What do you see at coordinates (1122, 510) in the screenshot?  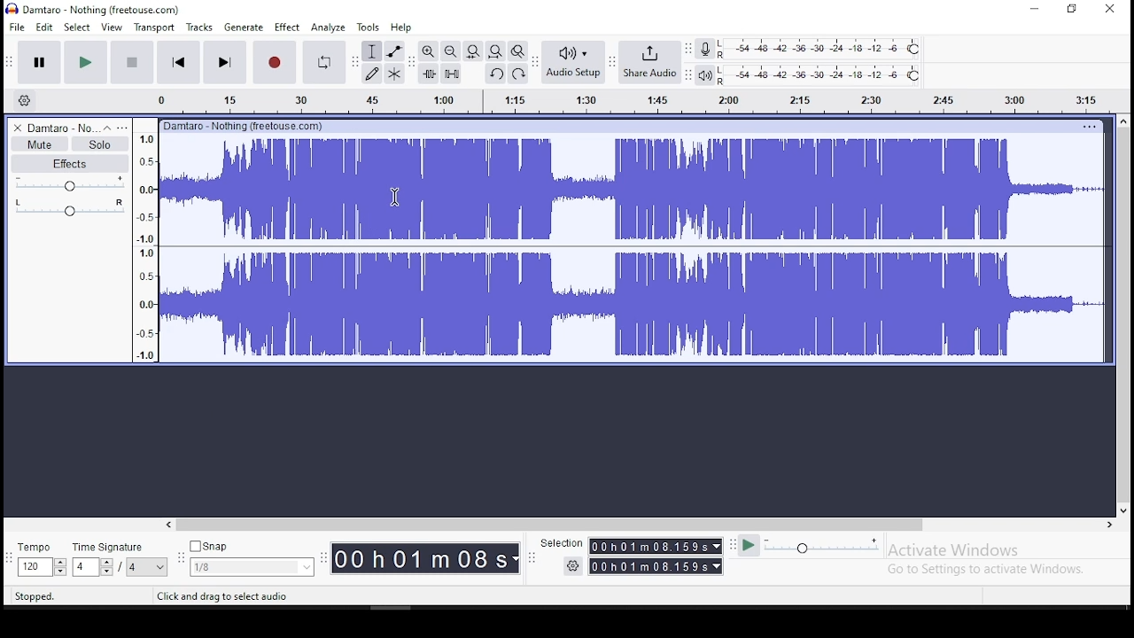 I see `down` at bounding box center [1122, 510].